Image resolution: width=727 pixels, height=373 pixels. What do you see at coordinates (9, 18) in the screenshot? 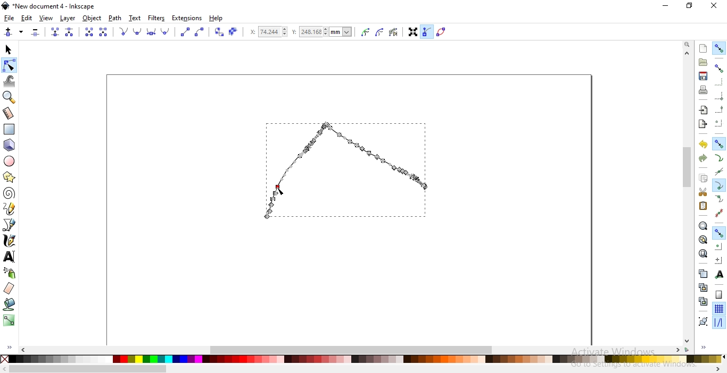
I see `file` at bounding box center [9, 18].